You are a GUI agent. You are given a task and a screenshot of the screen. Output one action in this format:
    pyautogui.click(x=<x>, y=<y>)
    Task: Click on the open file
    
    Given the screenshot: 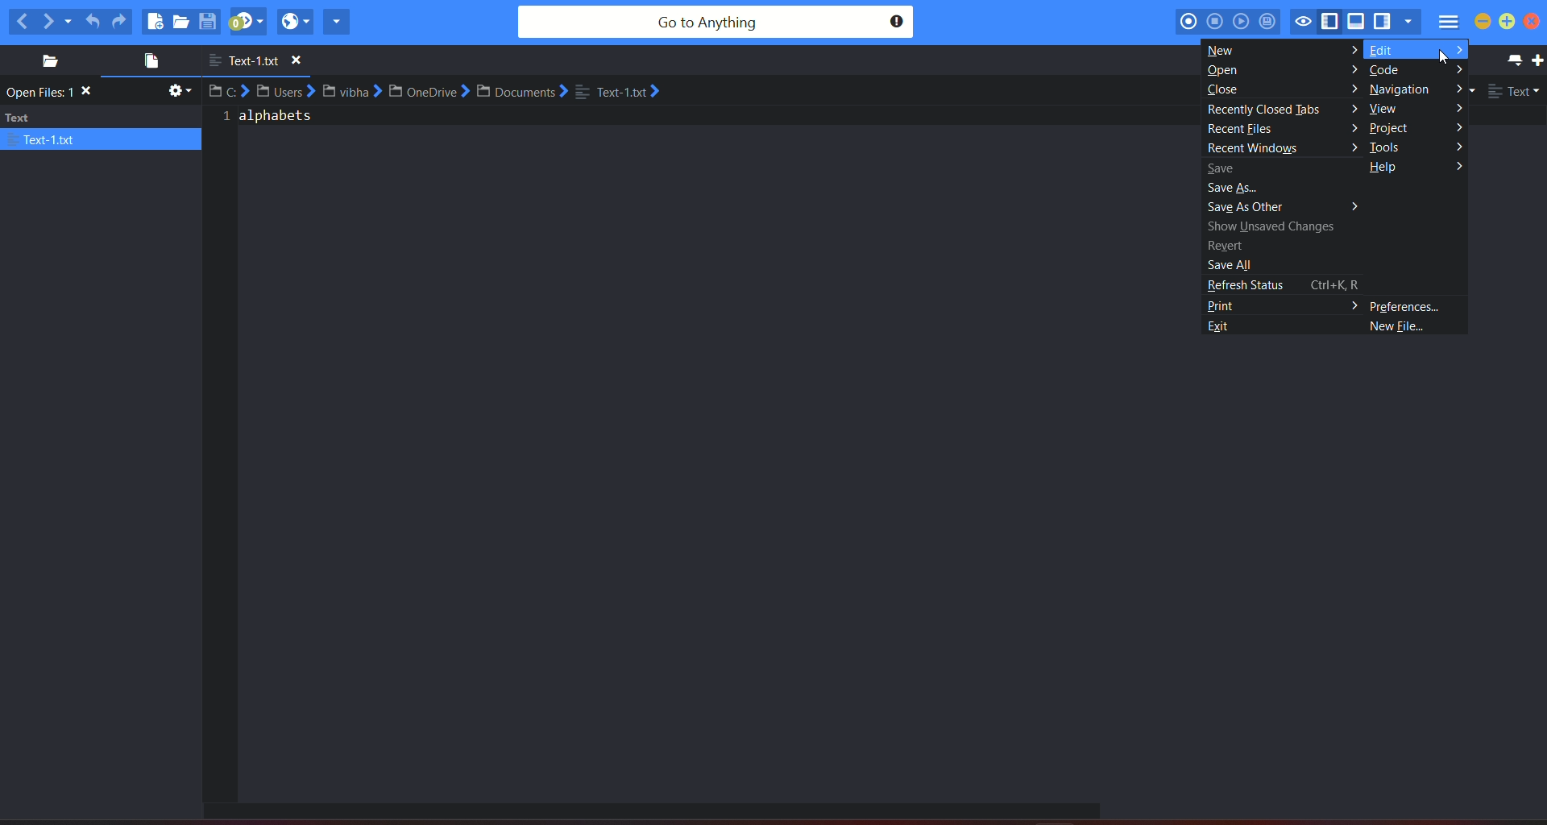 What is the action you would take?
    pyautogui.click(x=183, y=23)
    